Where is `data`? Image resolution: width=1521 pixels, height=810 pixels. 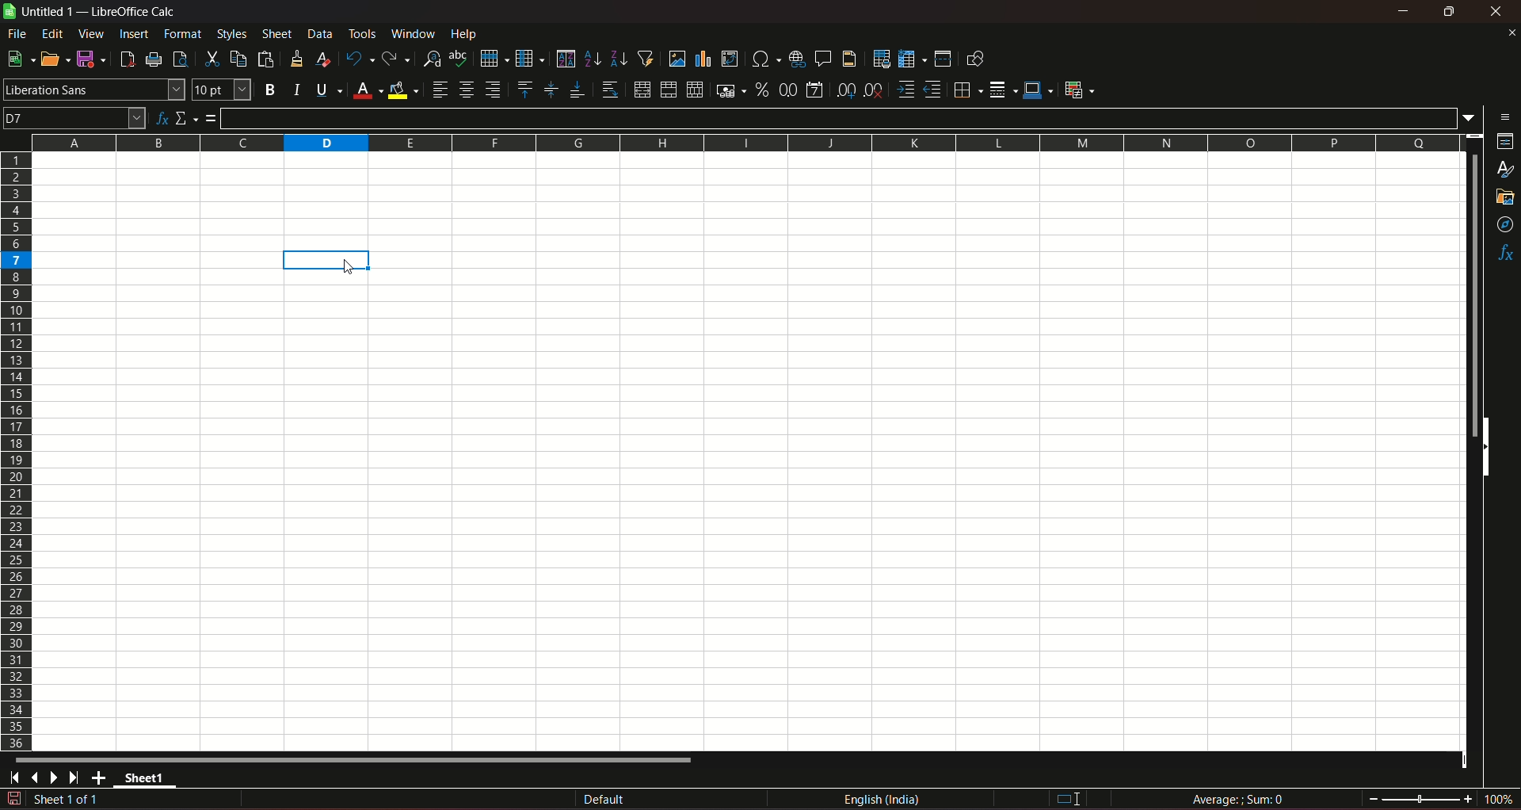
data is located at coordinates (320, 33).